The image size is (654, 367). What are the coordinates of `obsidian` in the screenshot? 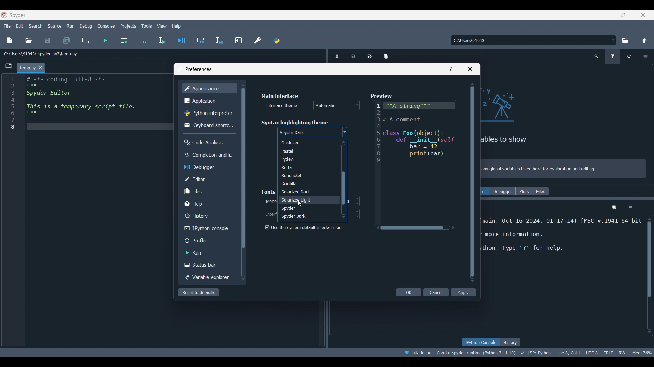 It's located at (301, 143).